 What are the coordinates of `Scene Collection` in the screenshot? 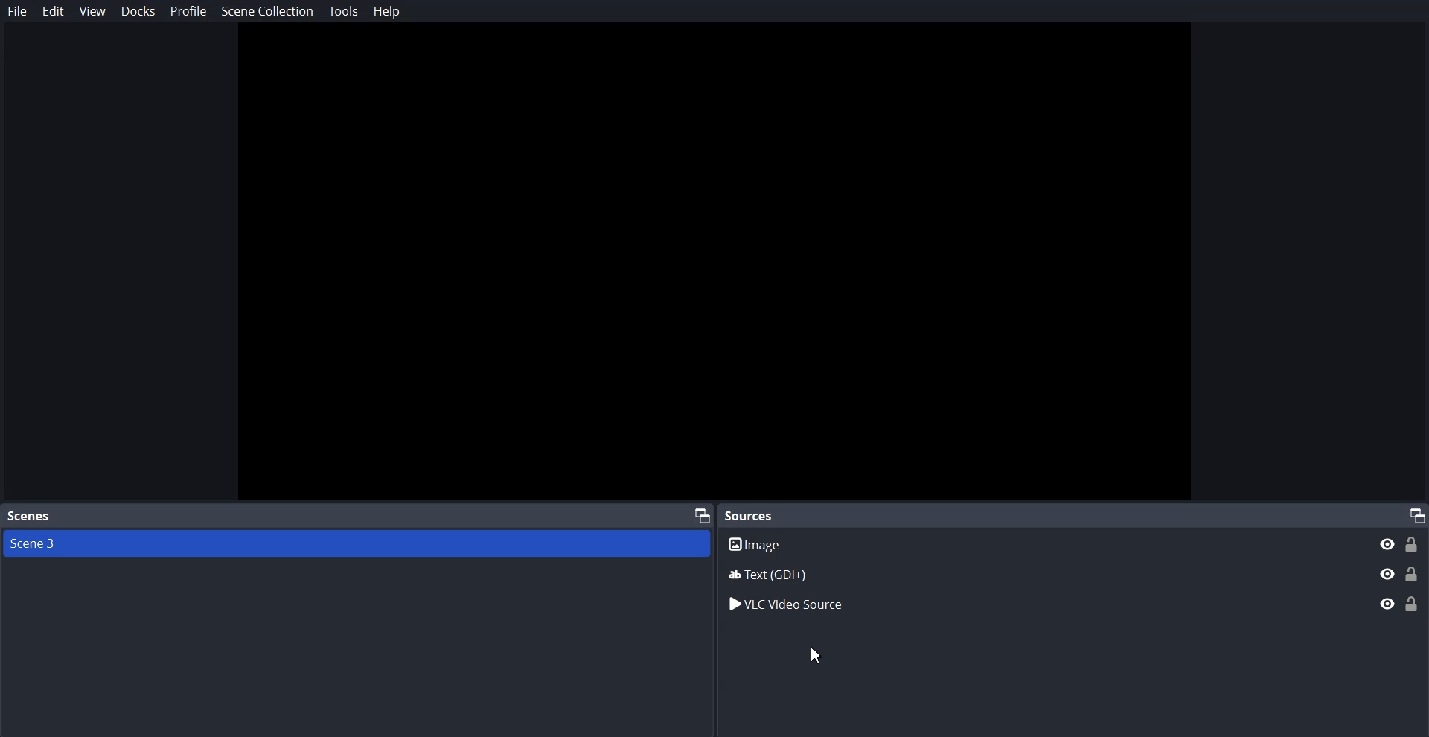 It's located at (267, 13).